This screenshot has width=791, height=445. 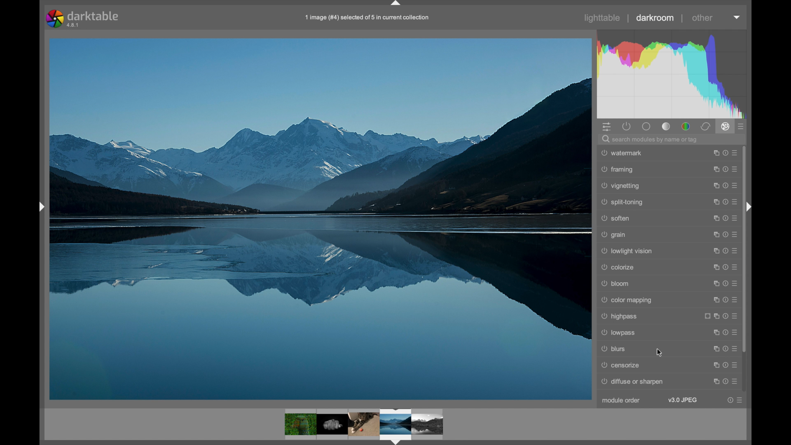 I want to click on more options, so click(x=735, y=349).